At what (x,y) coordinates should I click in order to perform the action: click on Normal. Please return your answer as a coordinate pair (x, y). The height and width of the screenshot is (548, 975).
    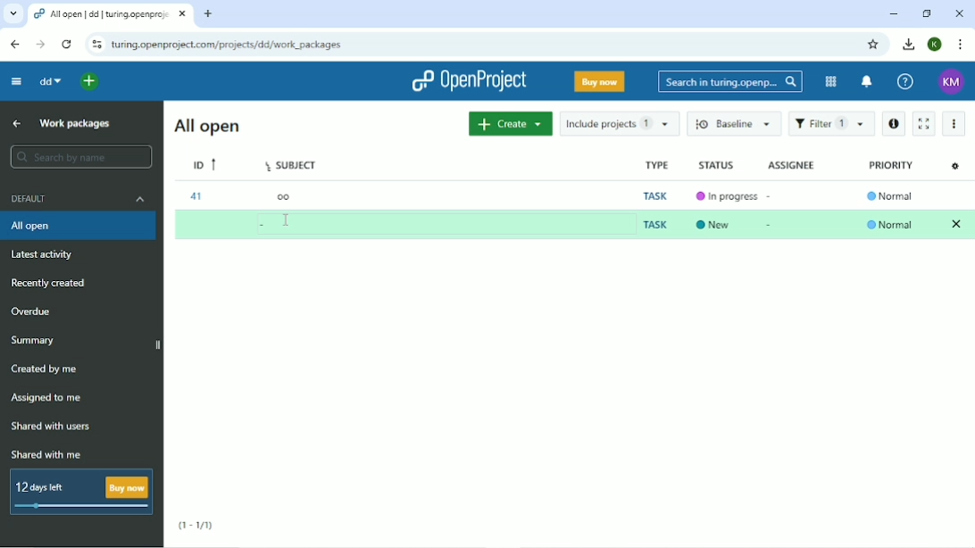
    Looking at the image, I should click on (891, 224).